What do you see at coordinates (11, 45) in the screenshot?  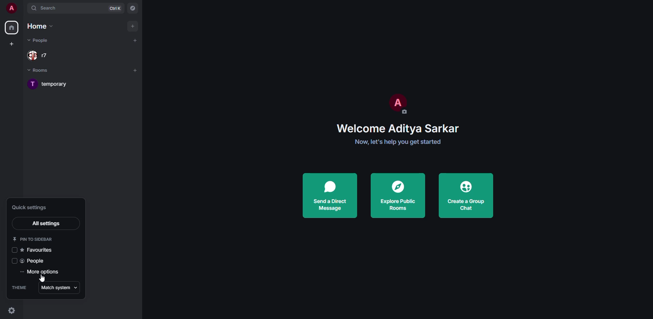 I see `create space` at bounding box center [11, 45].